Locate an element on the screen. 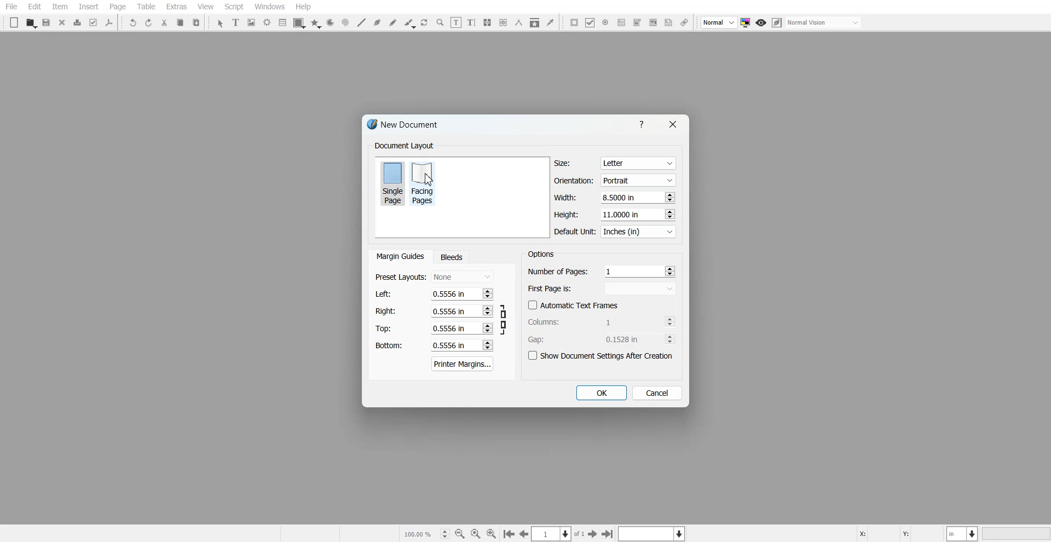  Render Frame is located at coordinates (267, 22).